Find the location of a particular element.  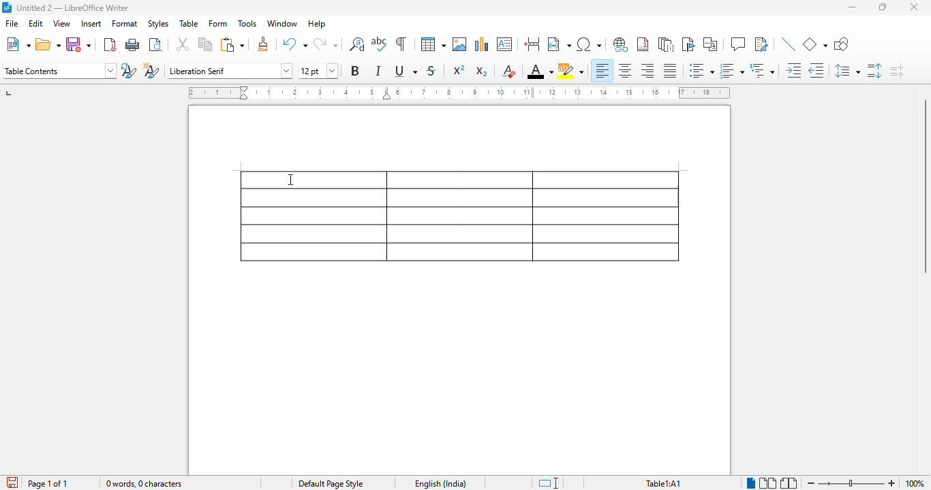

cut is located at coordinates (183, 44).